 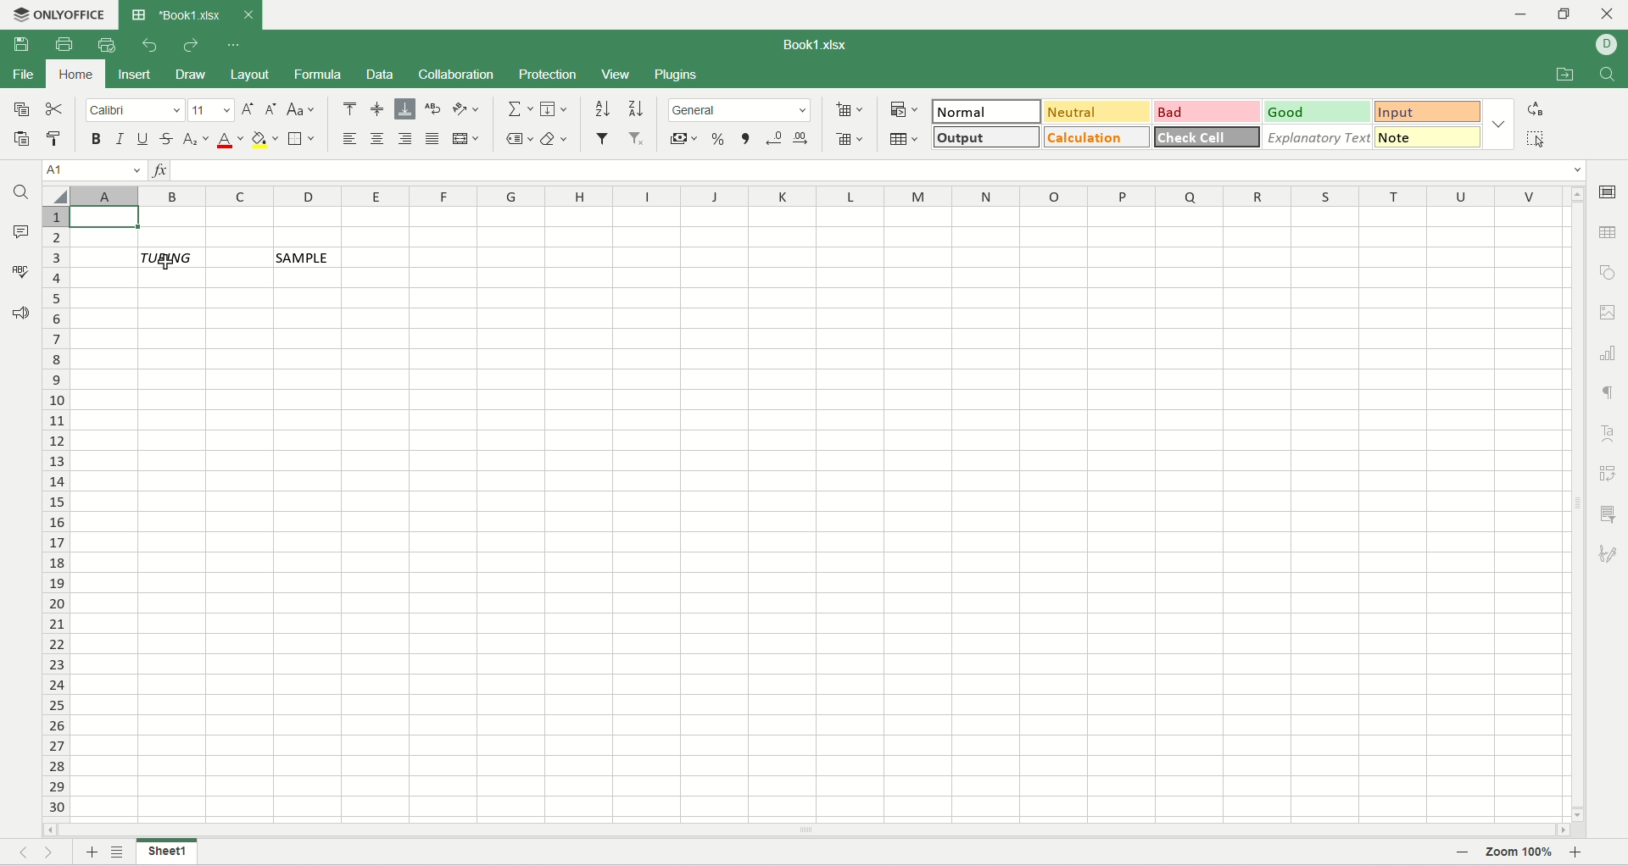 What do you see at coordinates (1099, 136) in the screenshot?
I see `calculation` at bounding box center [1099, 136].